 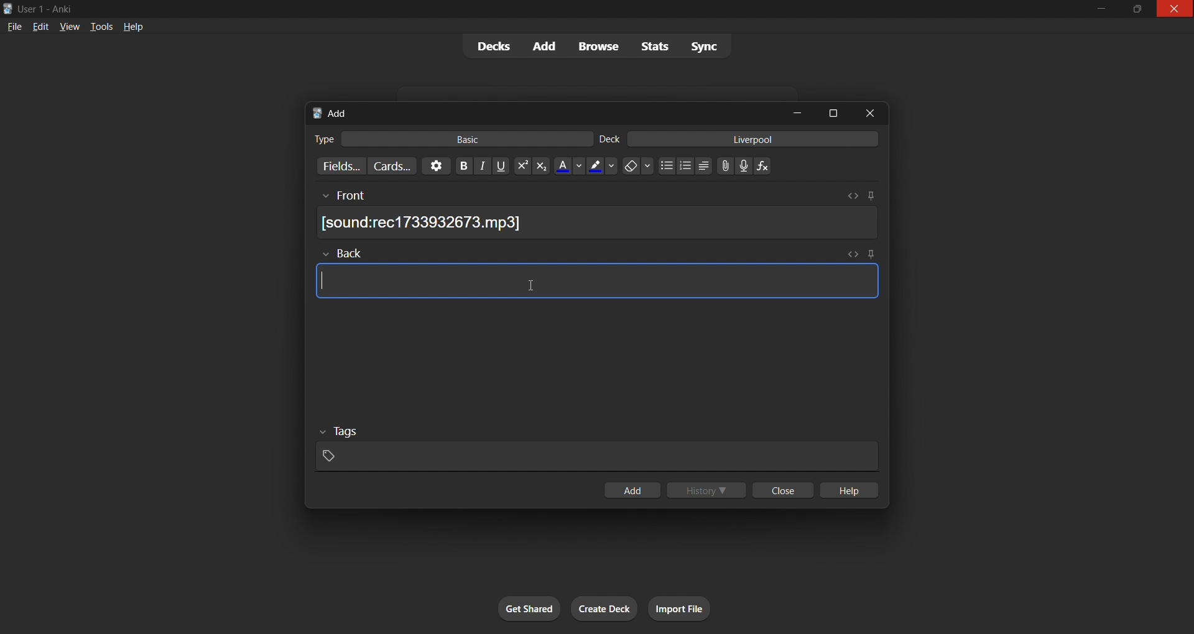 I want to click on options, so click(x=433, y=166).